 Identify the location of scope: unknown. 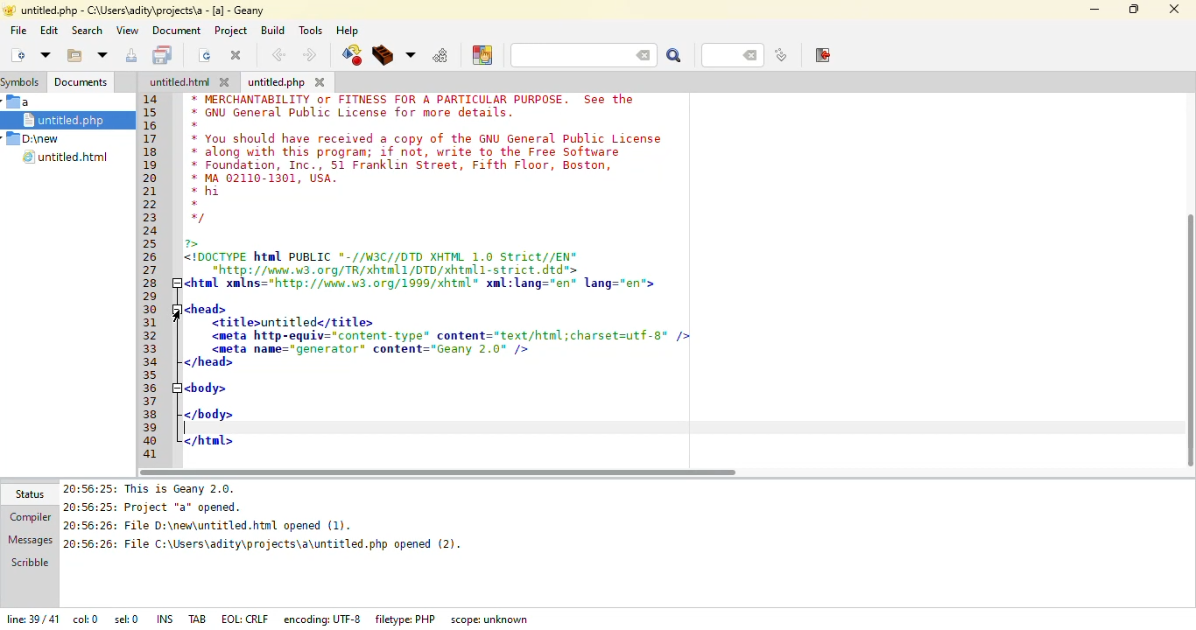
(495, 620).